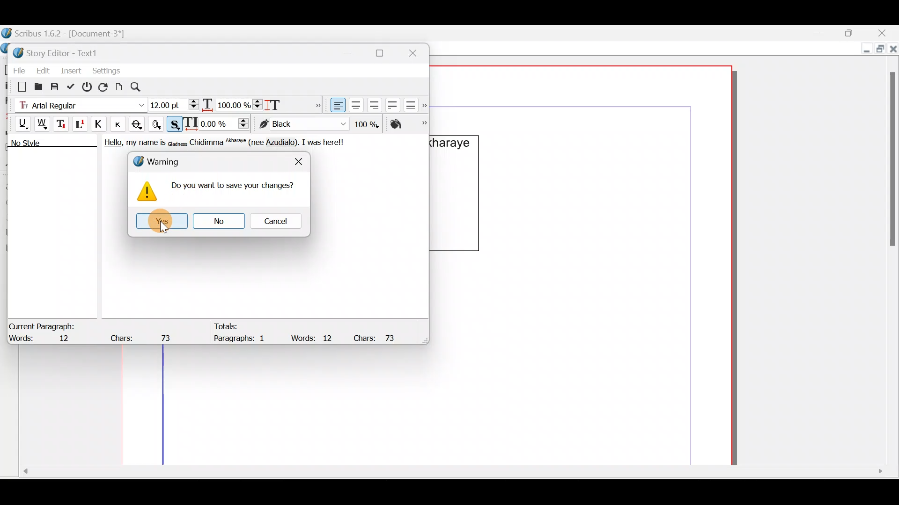  I want to click on Chars: 73, so click(378, 337).